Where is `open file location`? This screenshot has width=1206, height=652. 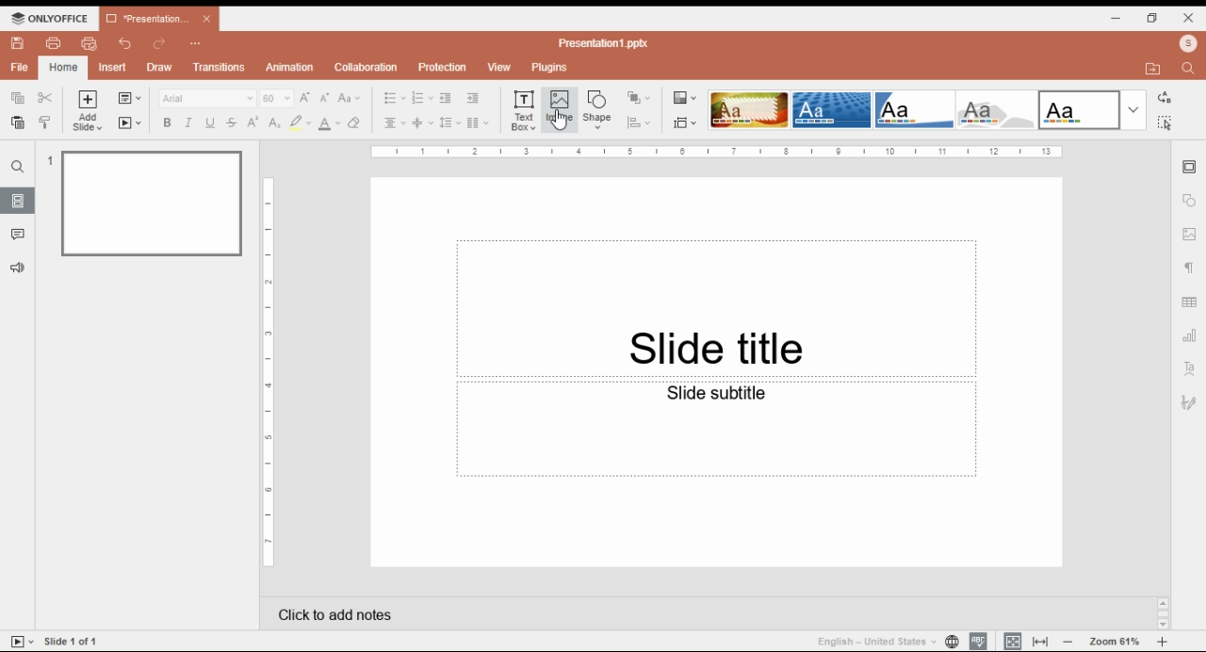 open file location is located at coordinates (1153, 69).